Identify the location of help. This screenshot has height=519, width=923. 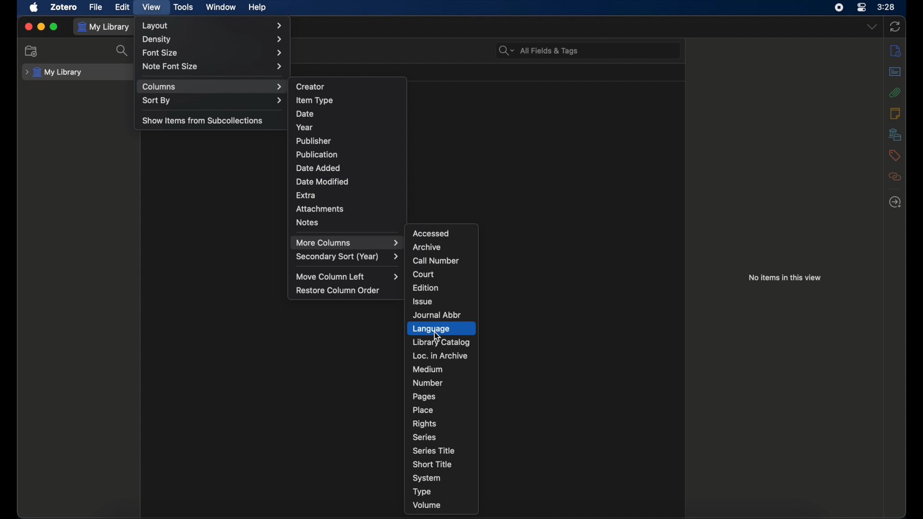
(257, 8).